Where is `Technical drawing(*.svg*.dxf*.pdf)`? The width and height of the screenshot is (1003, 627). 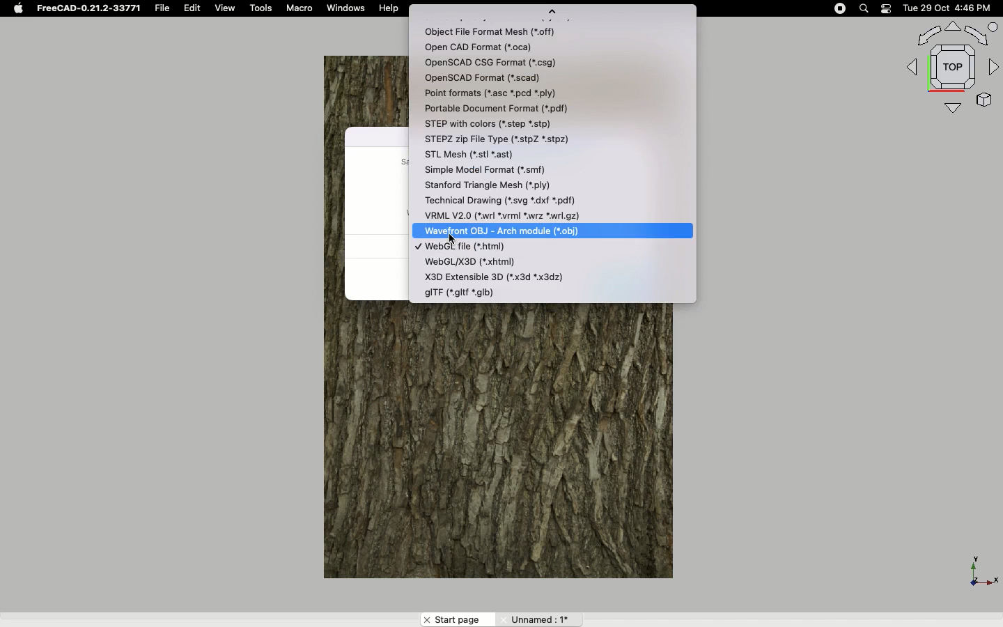
Technical drawing(*.svg*.dxf*.pdf) is located at coordinates (518, 199).